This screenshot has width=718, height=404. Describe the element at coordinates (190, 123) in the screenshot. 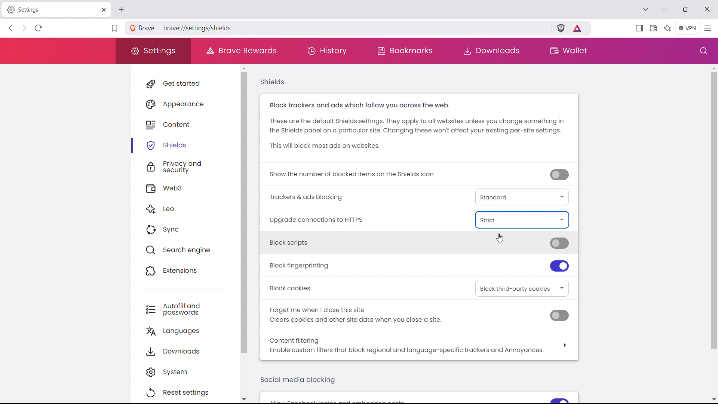

I see `content` at that location.